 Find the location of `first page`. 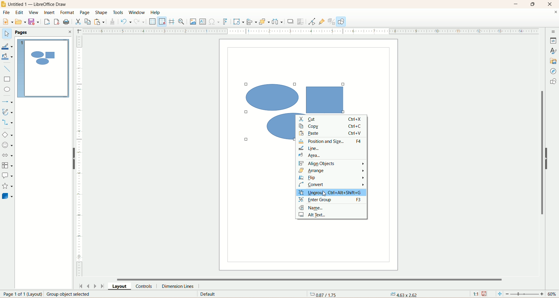

first page is located at coordinates (81, 287).